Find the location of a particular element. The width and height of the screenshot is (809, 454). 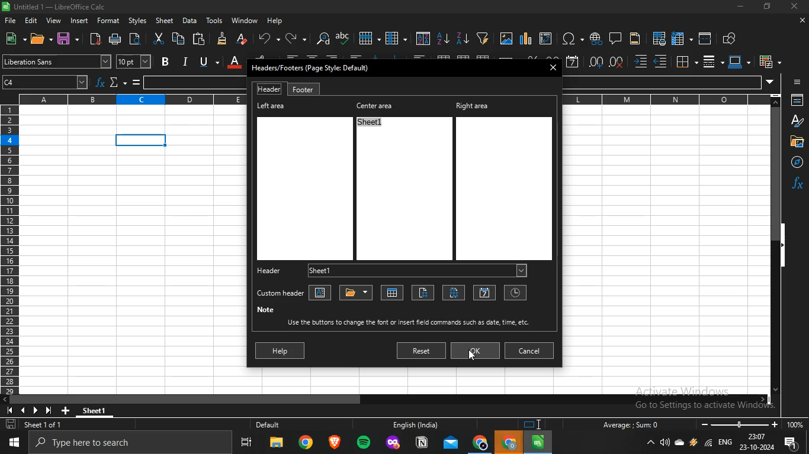

spotify is located at coordinates (364, 443).